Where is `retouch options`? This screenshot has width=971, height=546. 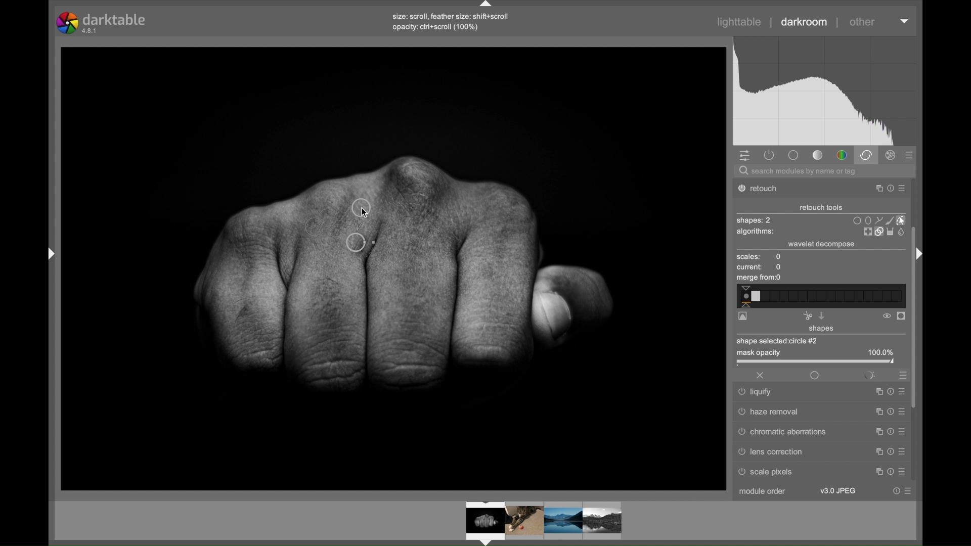
retouch options is located at coordinates (883, 232).